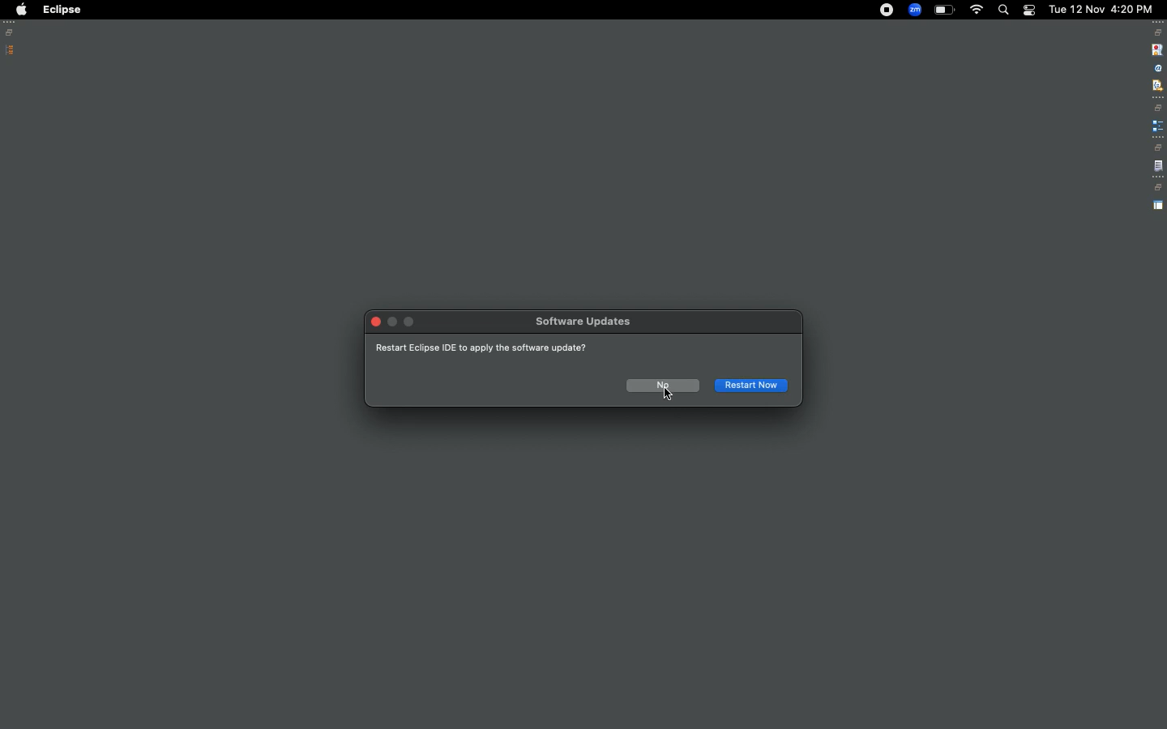 The width and height of the screenshot is (1167, 729). I want to click on cursor, so click(670, 395).